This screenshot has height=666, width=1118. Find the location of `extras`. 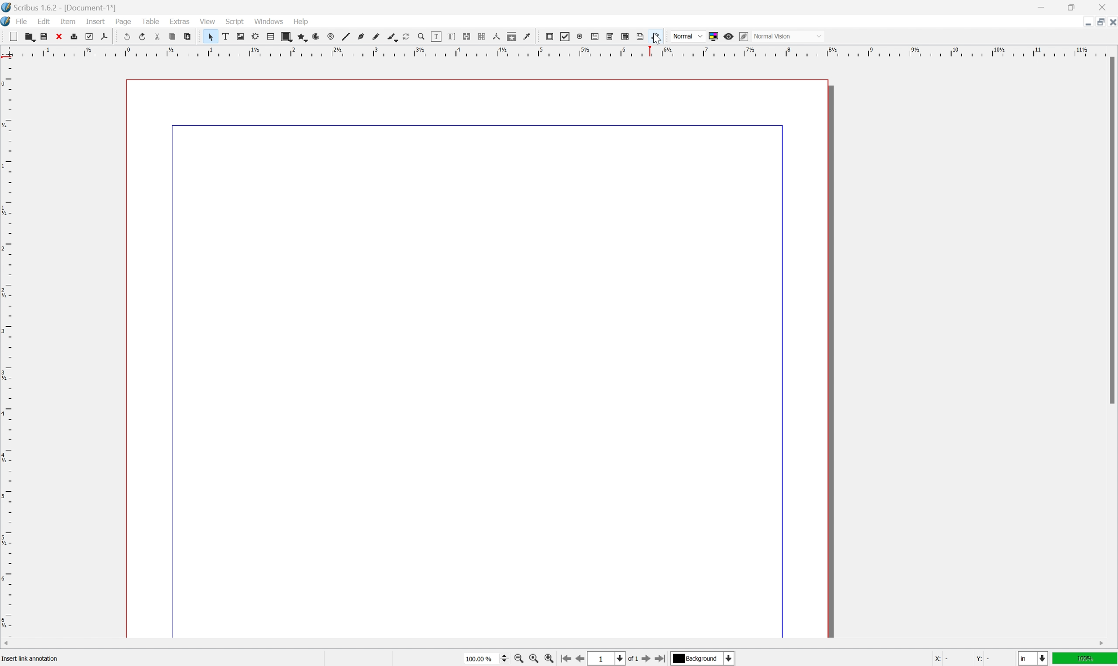

extras is located at coordinates (180, 21).